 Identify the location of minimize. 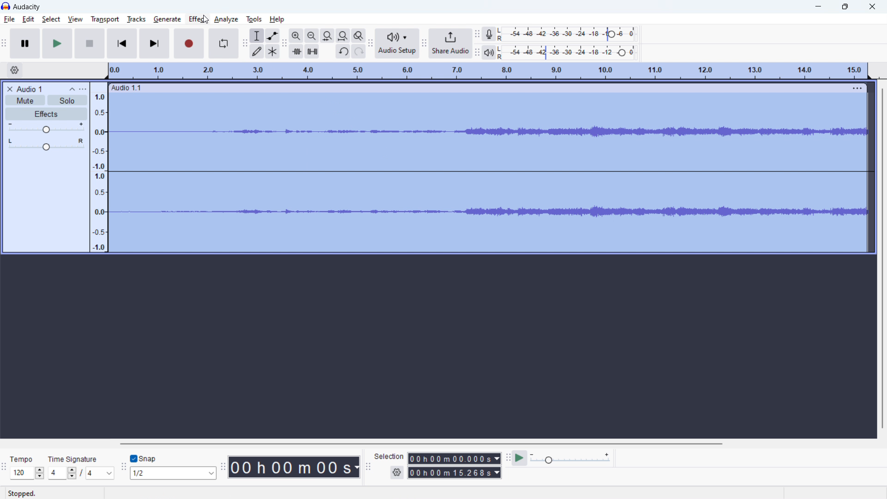
(819, 6).